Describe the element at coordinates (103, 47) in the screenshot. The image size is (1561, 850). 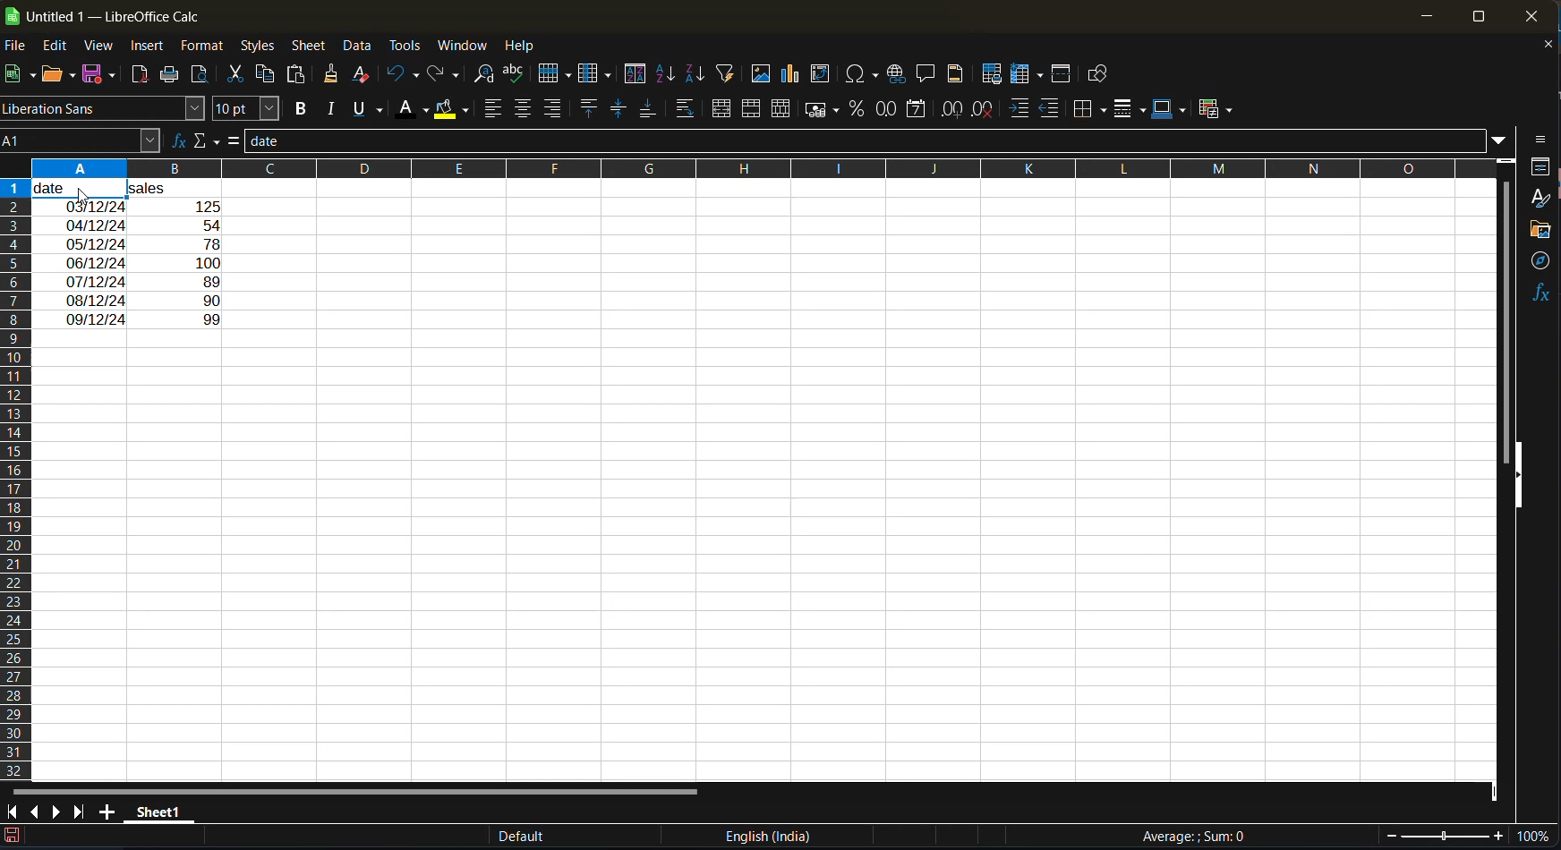
I see `view` at that location.